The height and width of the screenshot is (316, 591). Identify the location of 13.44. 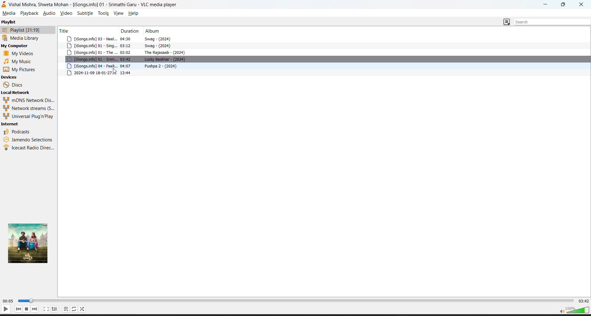
(127, 73).